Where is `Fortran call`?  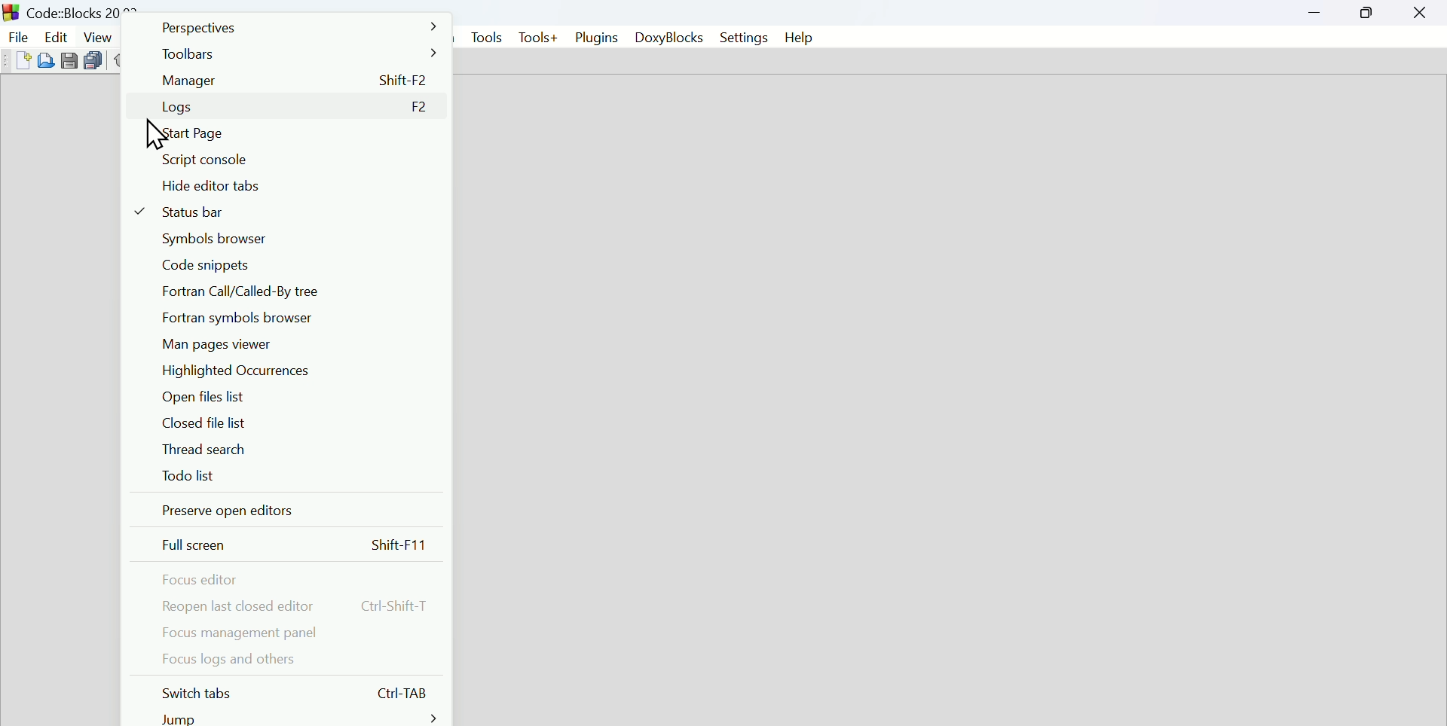 Fortran call is located at coordinates (296, 293).